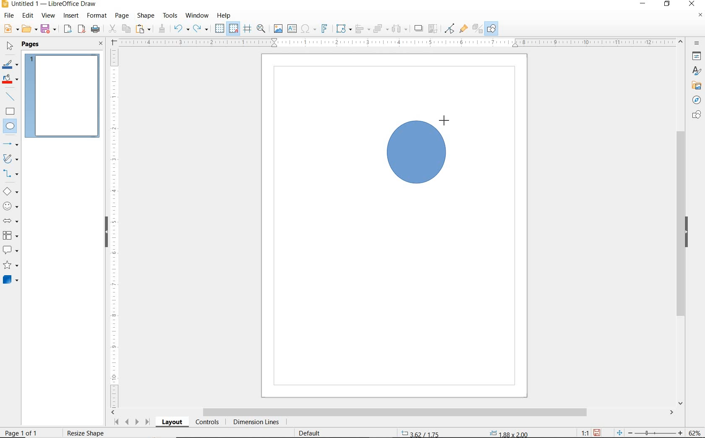 This screenshot has height=438, width=705. Describe the element at coordinates (581, 433) in the screenshot. I see `SCALE FACTOR` at that location.